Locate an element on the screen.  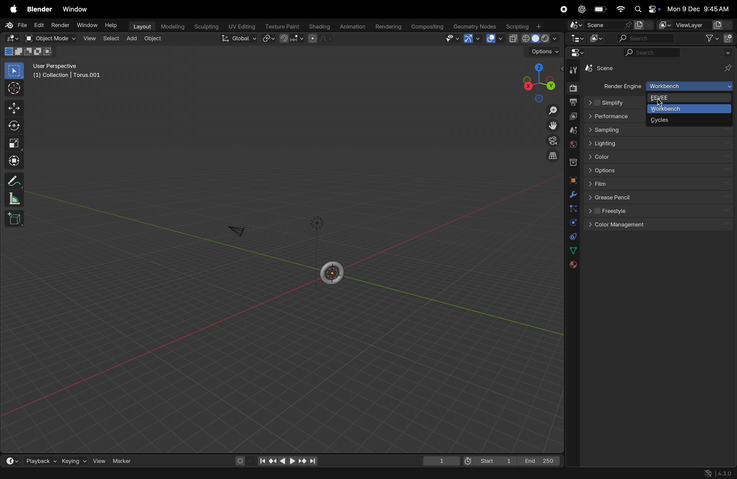
particles  is located at coordinates (571, 209).